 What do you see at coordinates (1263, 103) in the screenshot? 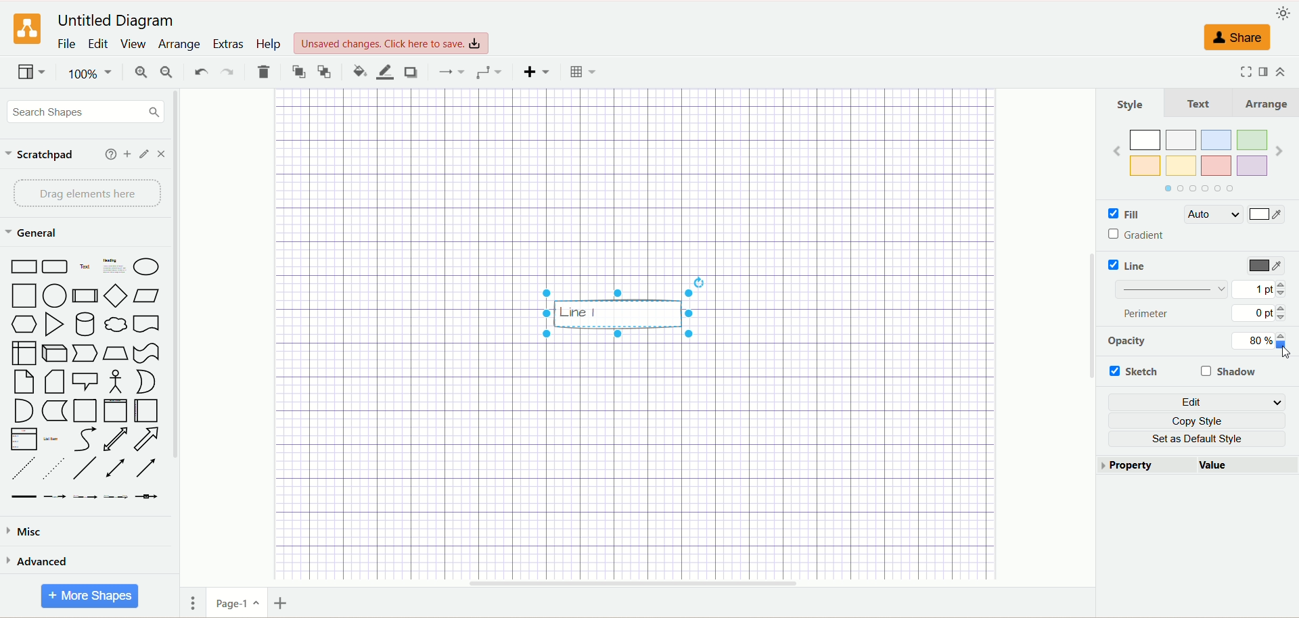
I see `Arrange` at bounding box center [1263, 103].